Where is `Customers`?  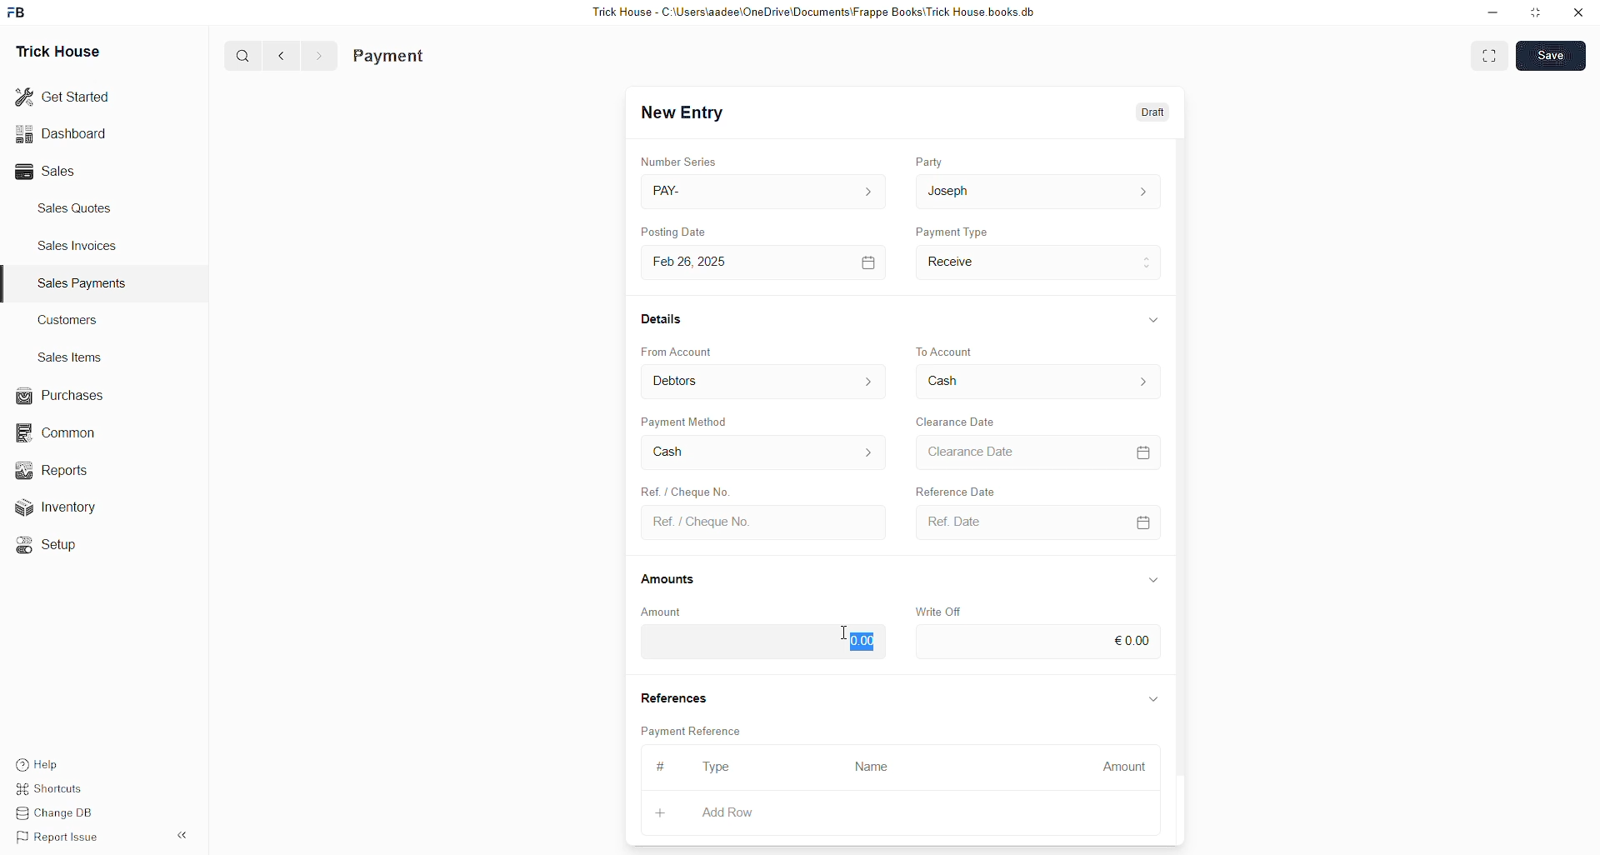 Customers is located at coordinates (72, 319).